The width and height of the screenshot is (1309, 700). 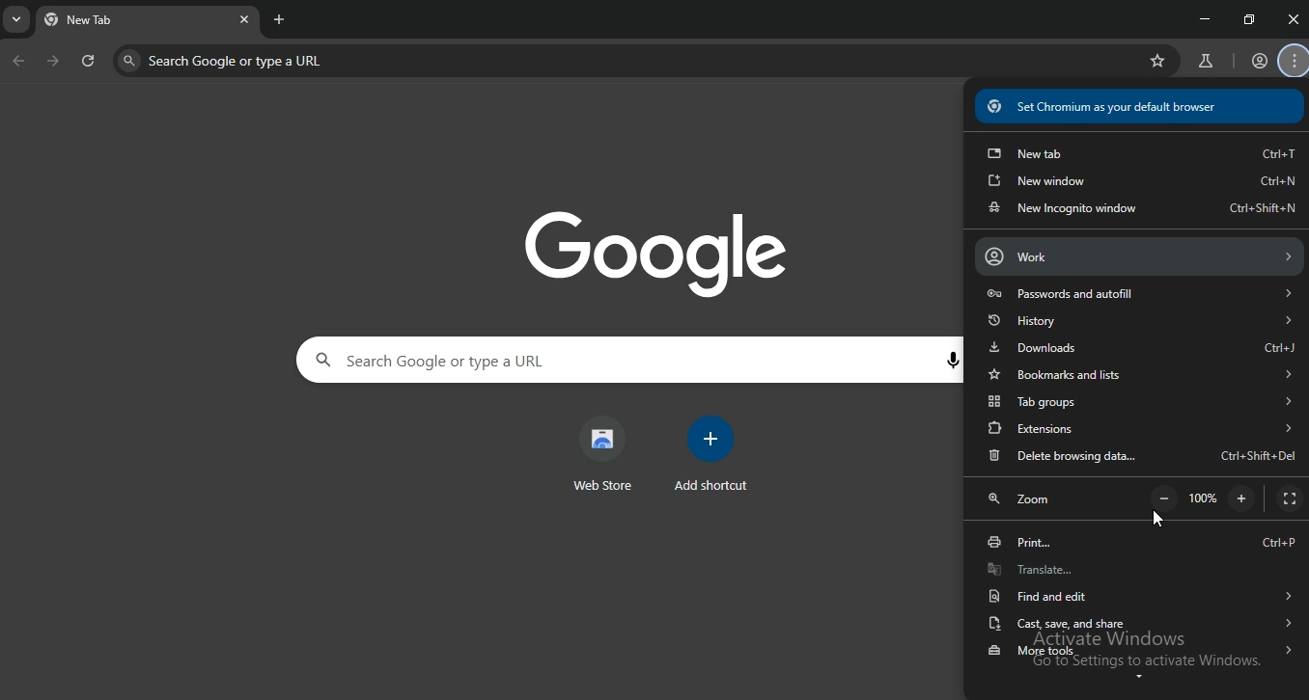 What do you see at coordinates (1201, 17) in the screenshot?
I see `minimize` at bounding box center [1201, 17].